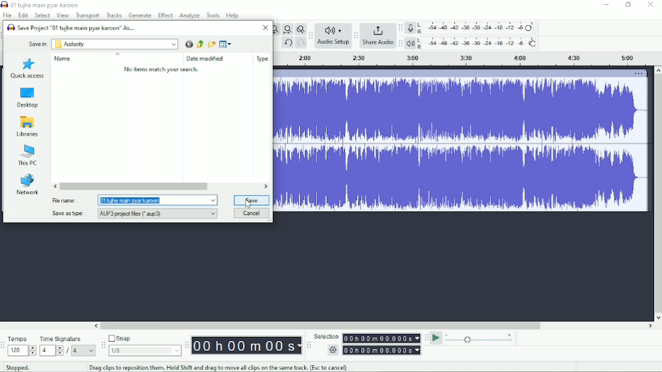 This screenshot has height=372, width=662. I want to click on Record meter, so click(472, 28).